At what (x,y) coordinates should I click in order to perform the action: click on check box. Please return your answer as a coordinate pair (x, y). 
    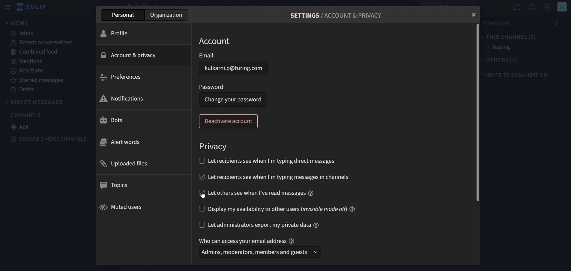
    Looking at the image, I should click on (200, 175).